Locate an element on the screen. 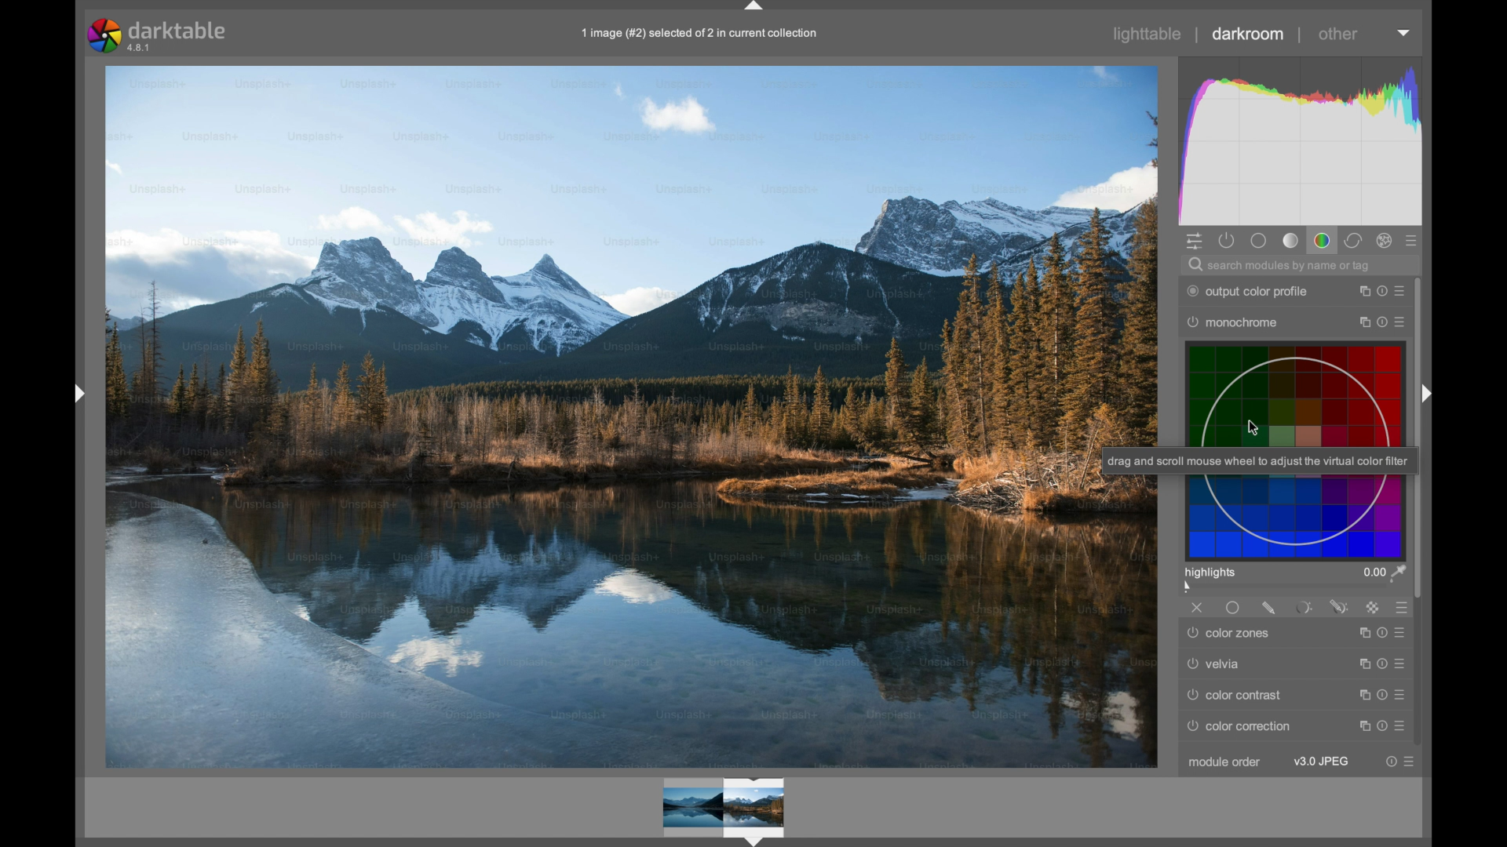 This screenshot has height=847, width=1507. base is located at coordinates (1259, 241).